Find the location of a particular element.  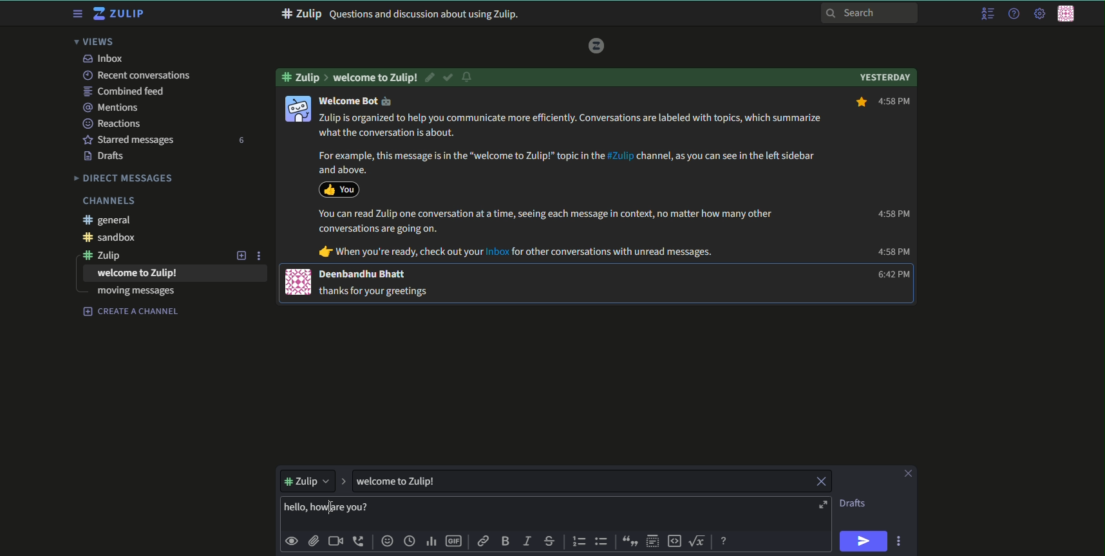

bulleted list is located at coordinates (601, 541).